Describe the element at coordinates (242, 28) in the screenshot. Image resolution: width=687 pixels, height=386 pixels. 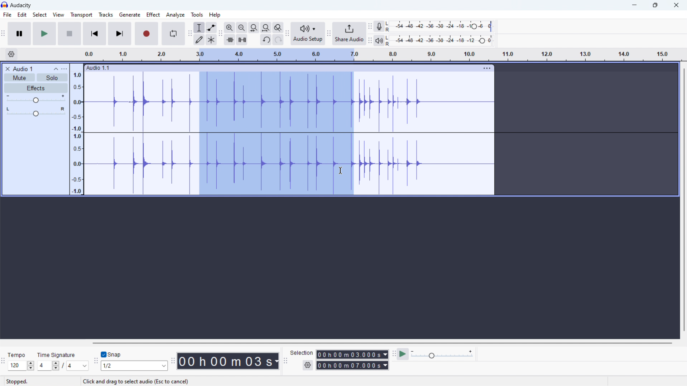
I see `zoom out` at that location.